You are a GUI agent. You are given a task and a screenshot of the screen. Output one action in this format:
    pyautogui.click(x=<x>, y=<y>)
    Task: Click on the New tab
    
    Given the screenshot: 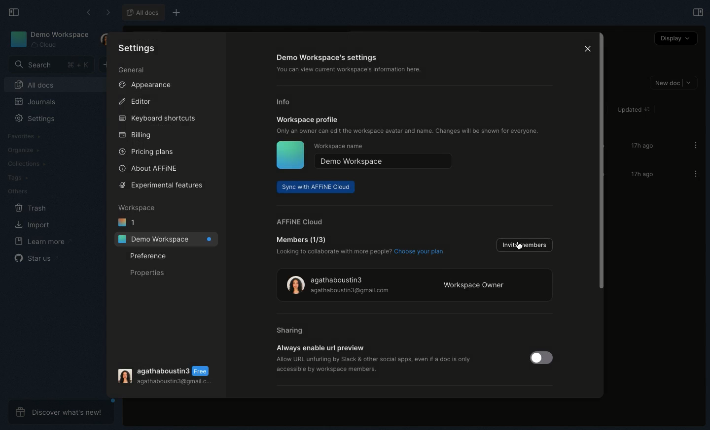 What is the action you would take?
    pyautogui.click(x=181, y=12)
    